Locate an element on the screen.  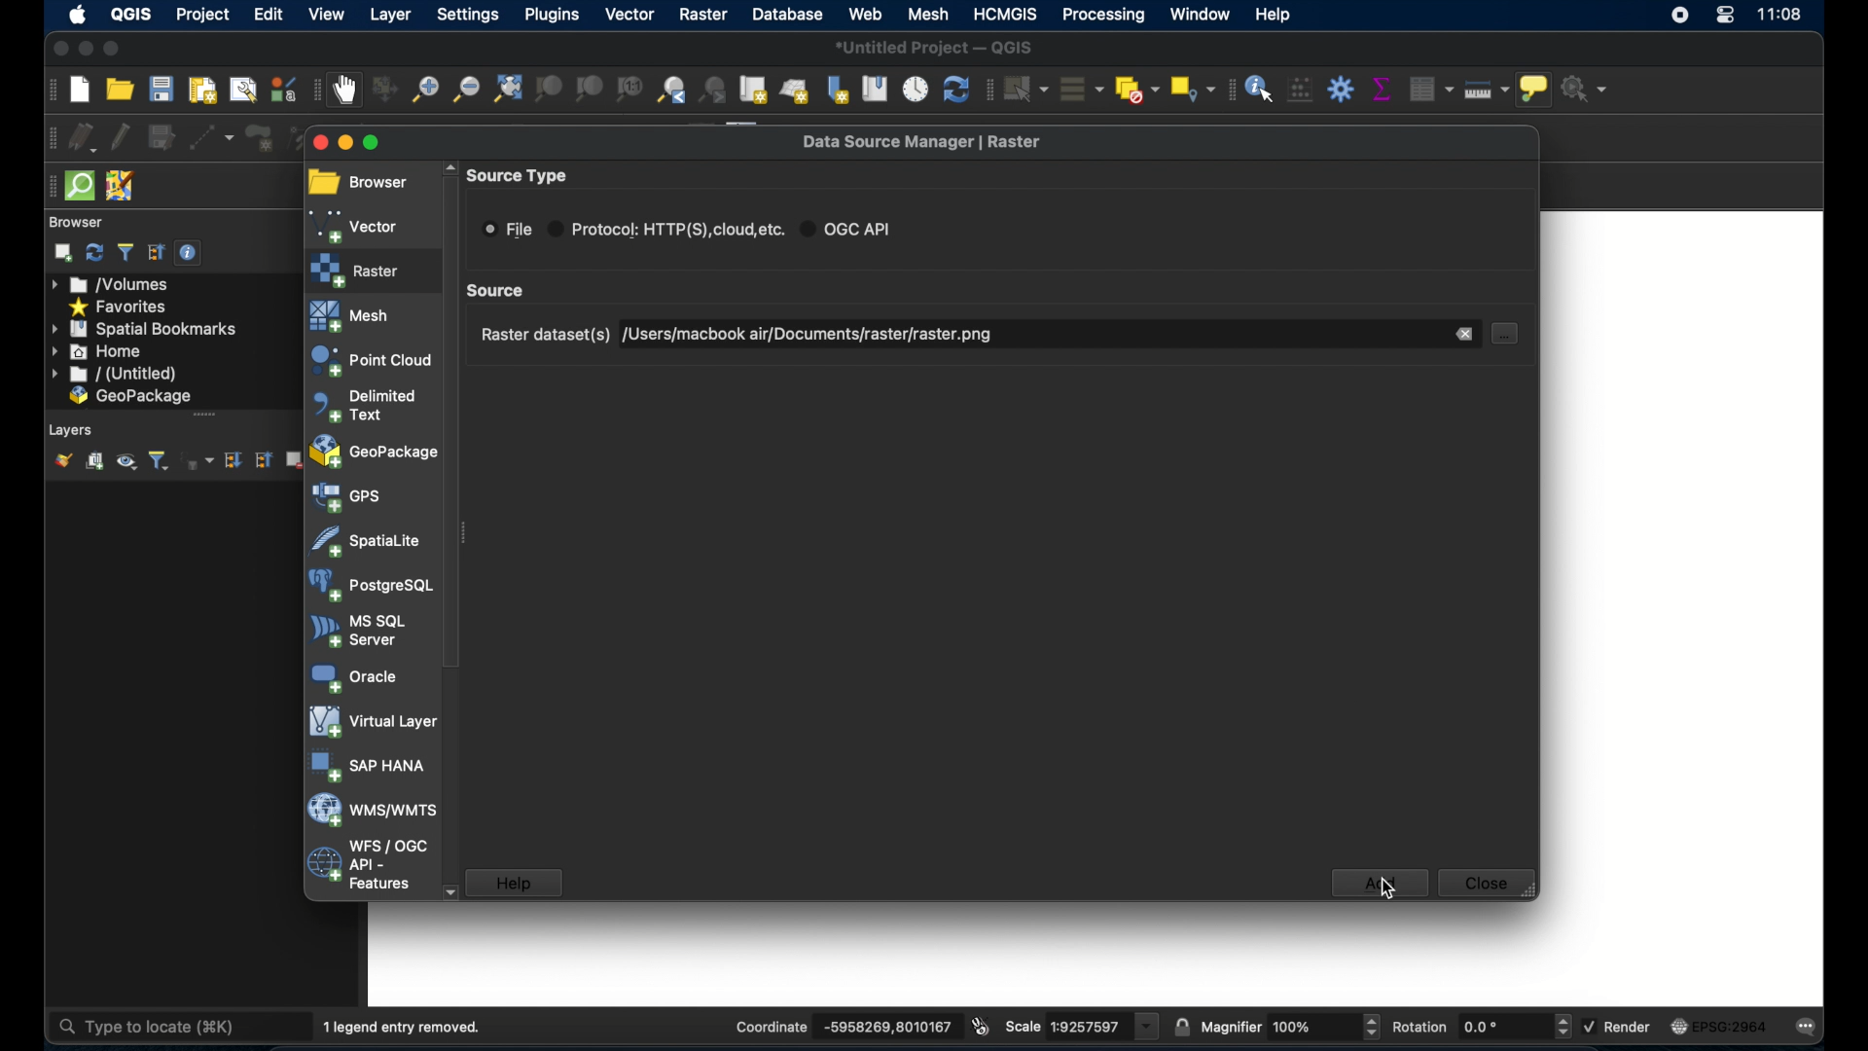
coordinate is located at coordinates (883, 1027).